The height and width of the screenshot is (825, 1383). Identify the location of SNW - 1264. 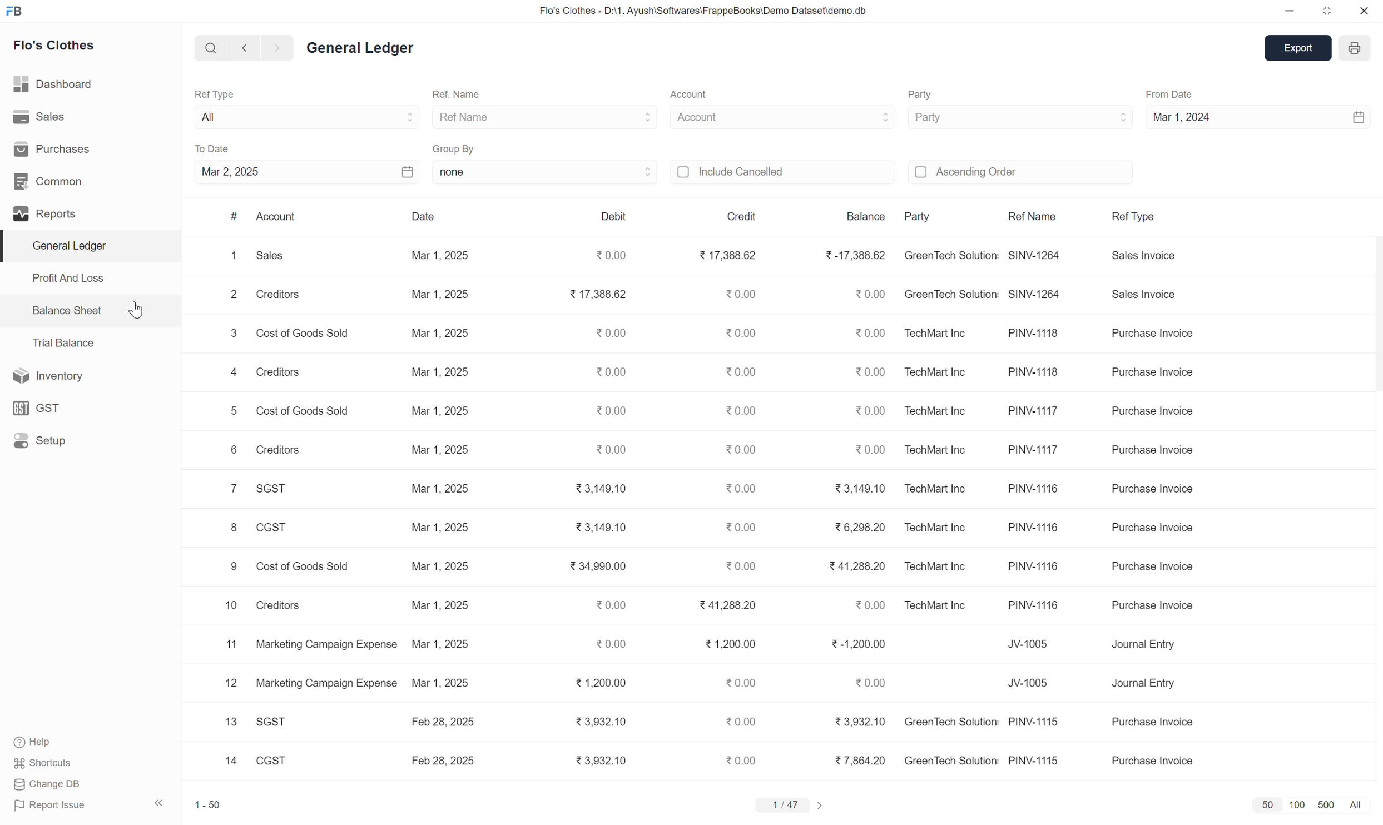
(1037, 292).